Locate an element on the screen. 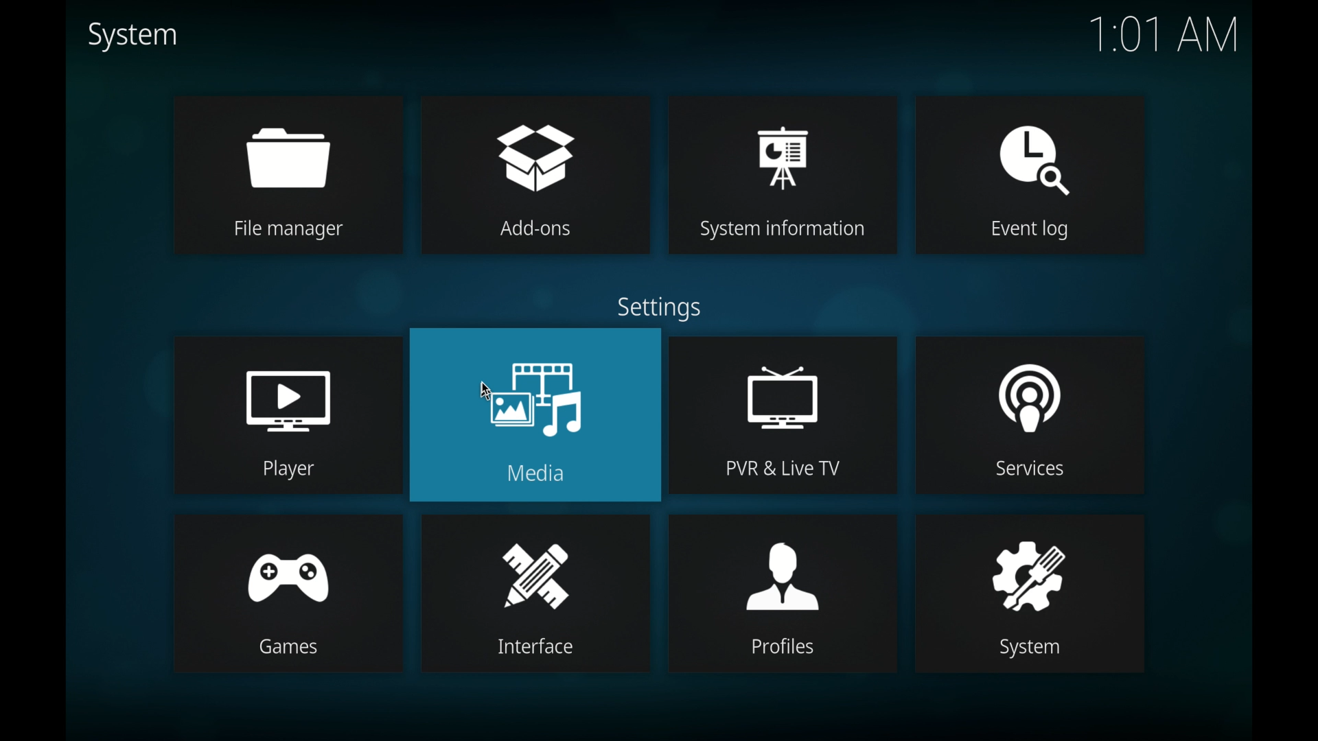  games is located at coordinates (292, 568).